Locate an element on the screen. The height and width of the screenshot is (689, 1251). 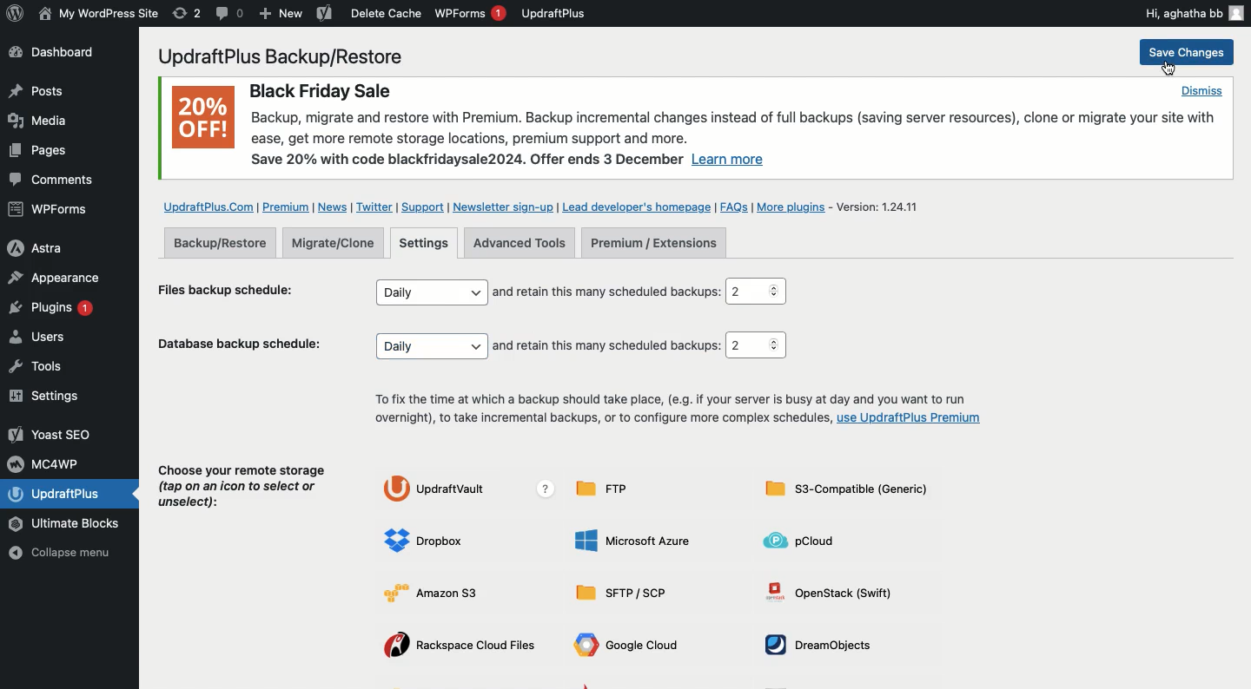
UpdraftPlus Backup/Restore is located at coordinates (291, 56).